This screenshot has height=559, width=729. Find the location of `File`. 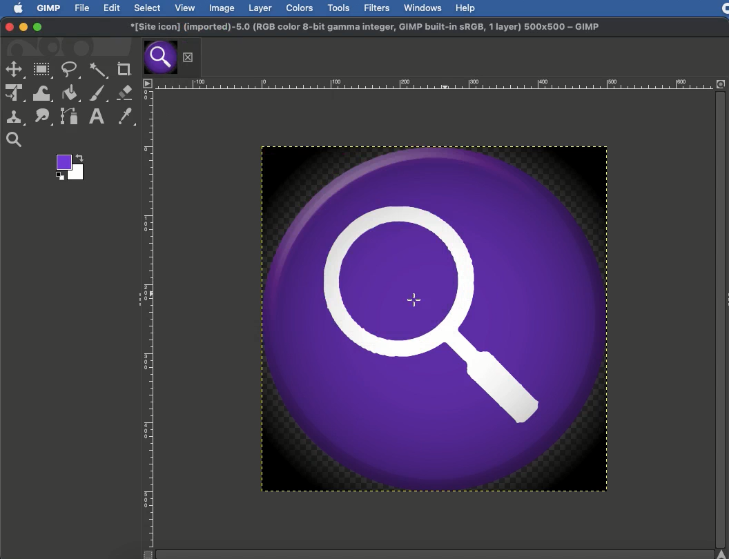

File is located at coordinates (83, 8).